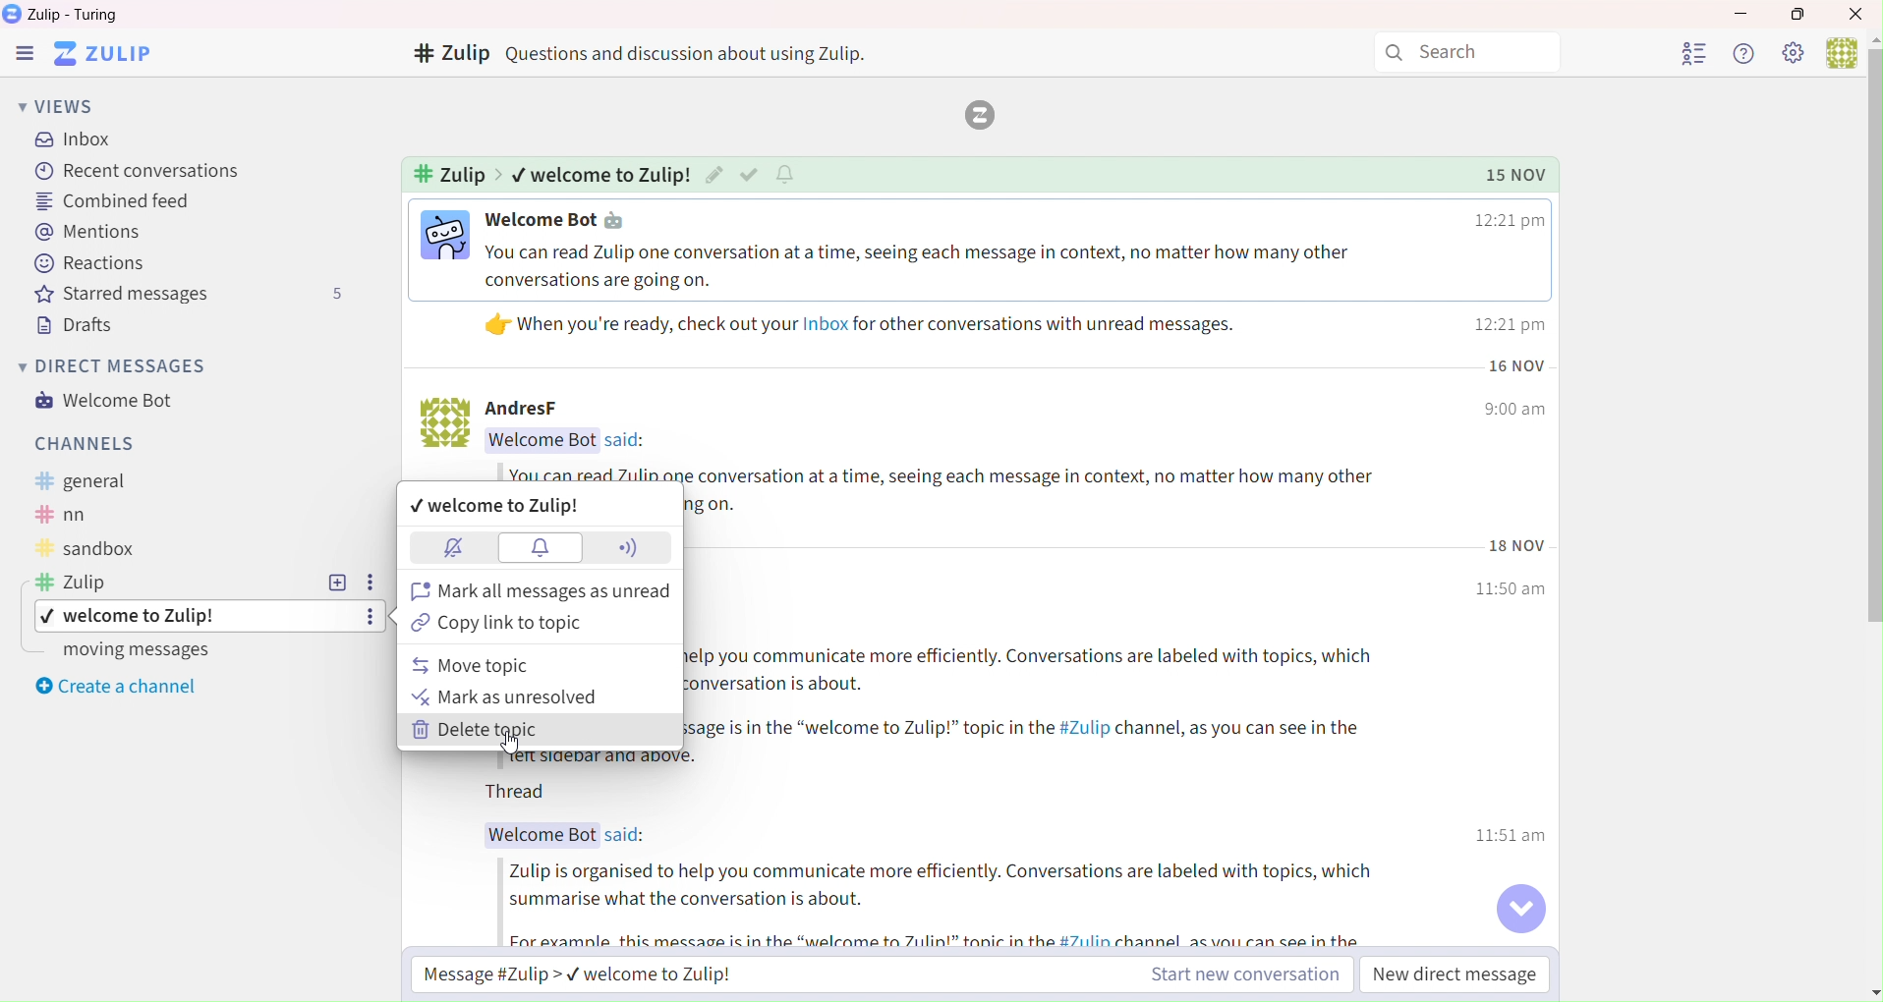 This screenshot has width=1883, height=1002. What do you see at coordinates (78, 444) in the screenshot?
I see `Channels` at bounding box center [78, 444].